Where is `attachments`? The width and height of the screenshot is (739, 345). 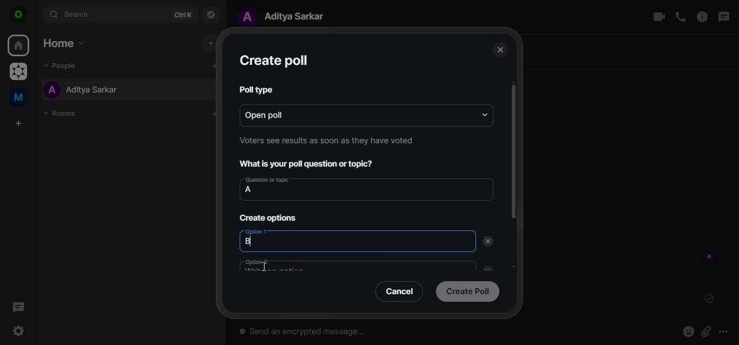
attachments is located at coordinates (706, 332).